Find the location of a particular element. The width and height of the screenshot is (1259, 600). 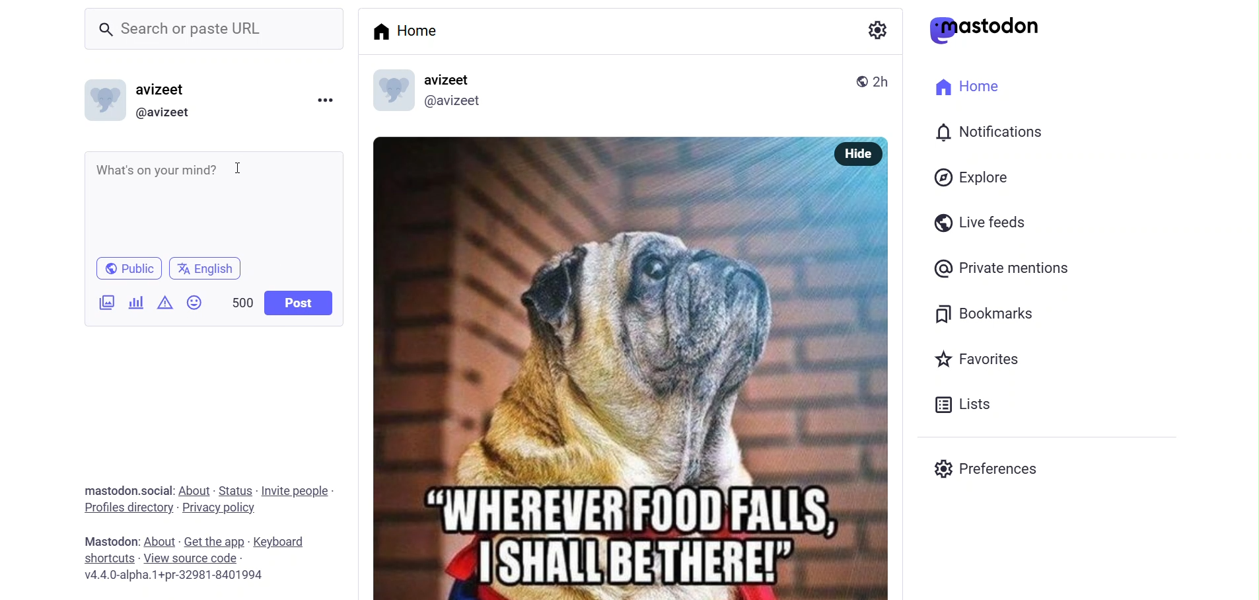

poll is located at coordinates (133, 303).